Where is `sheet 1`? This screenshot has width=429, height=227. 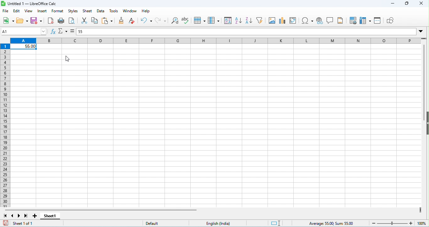
sheet 1 is located at coordinates (51, 216).